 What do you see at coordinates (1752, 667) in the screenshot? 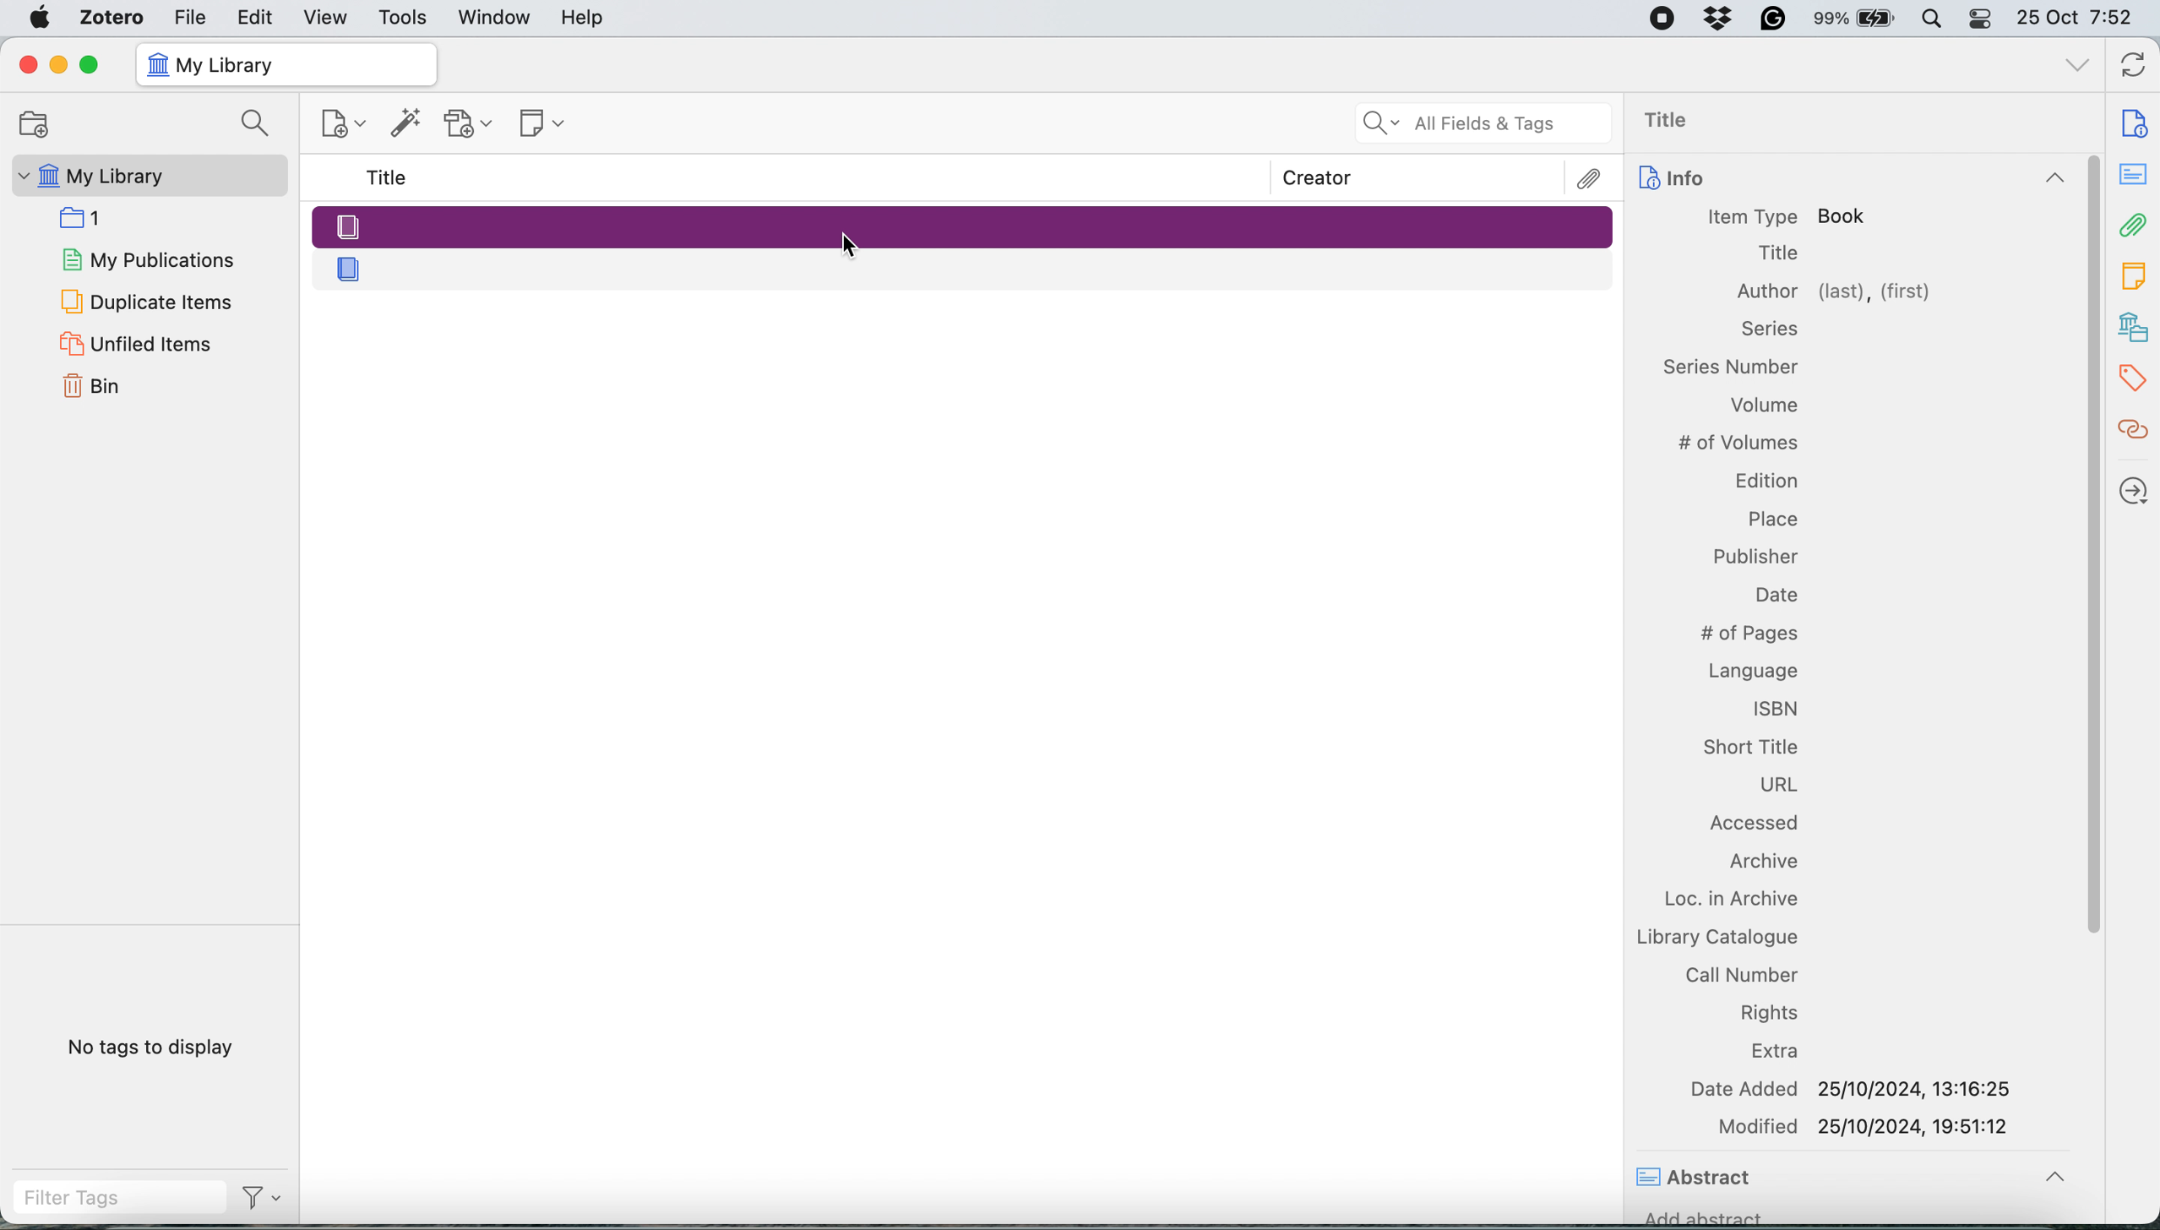
I see `Language` at bounding box center [1752, 667].